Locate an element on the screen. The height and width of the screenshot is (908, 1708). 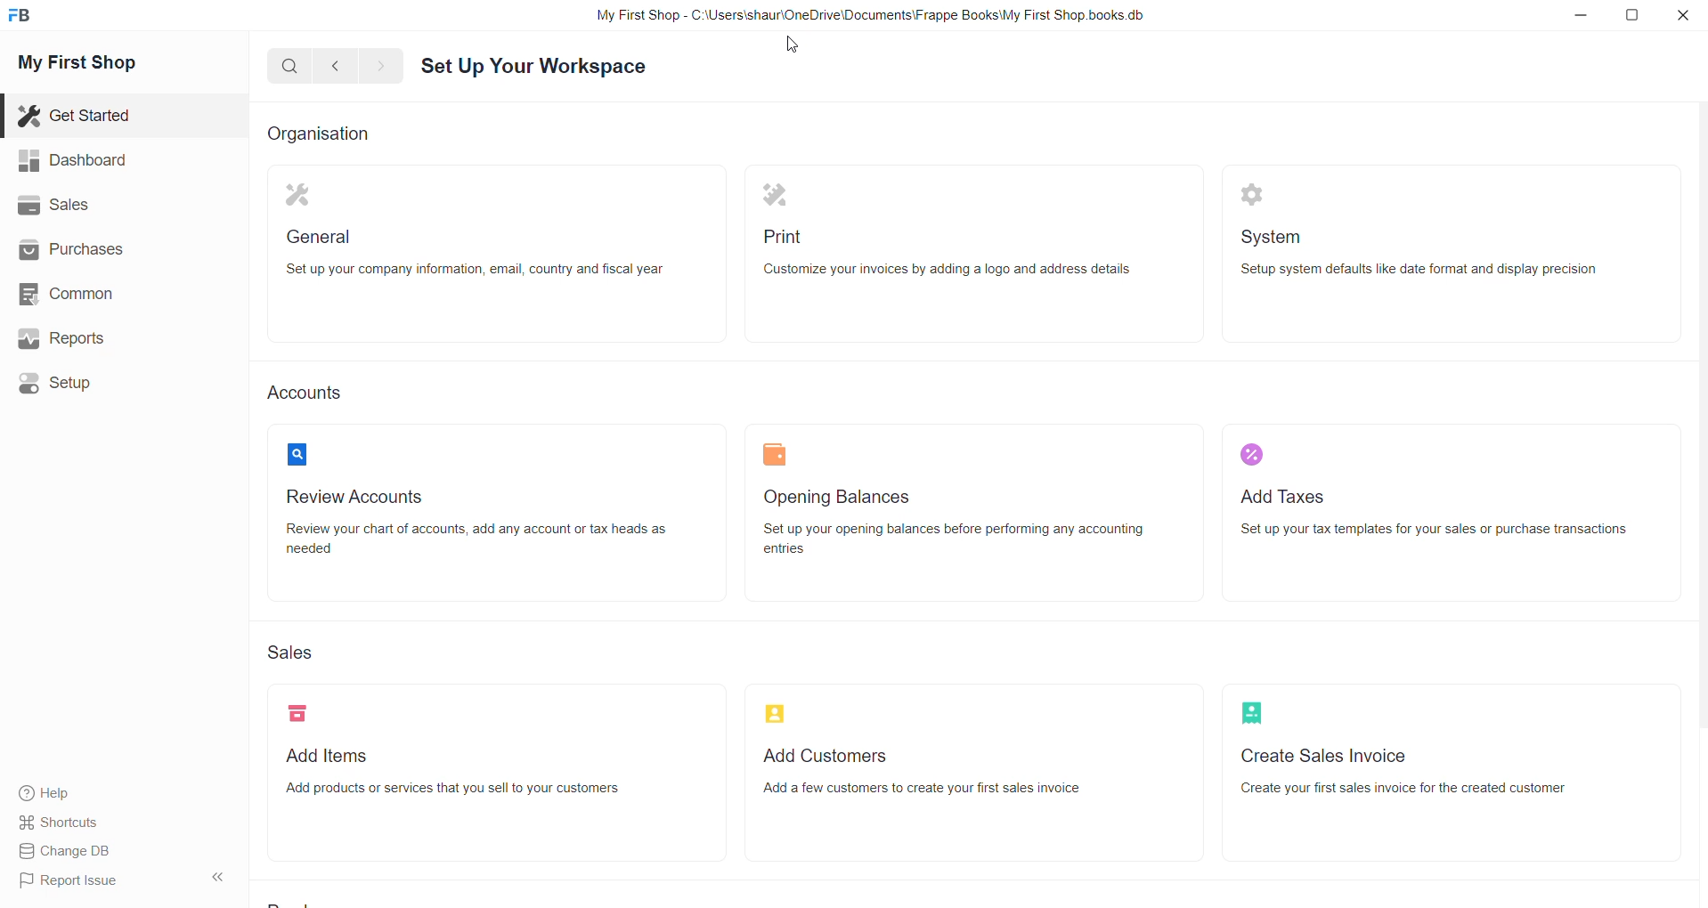
go back is located at coordinates (332, 69).